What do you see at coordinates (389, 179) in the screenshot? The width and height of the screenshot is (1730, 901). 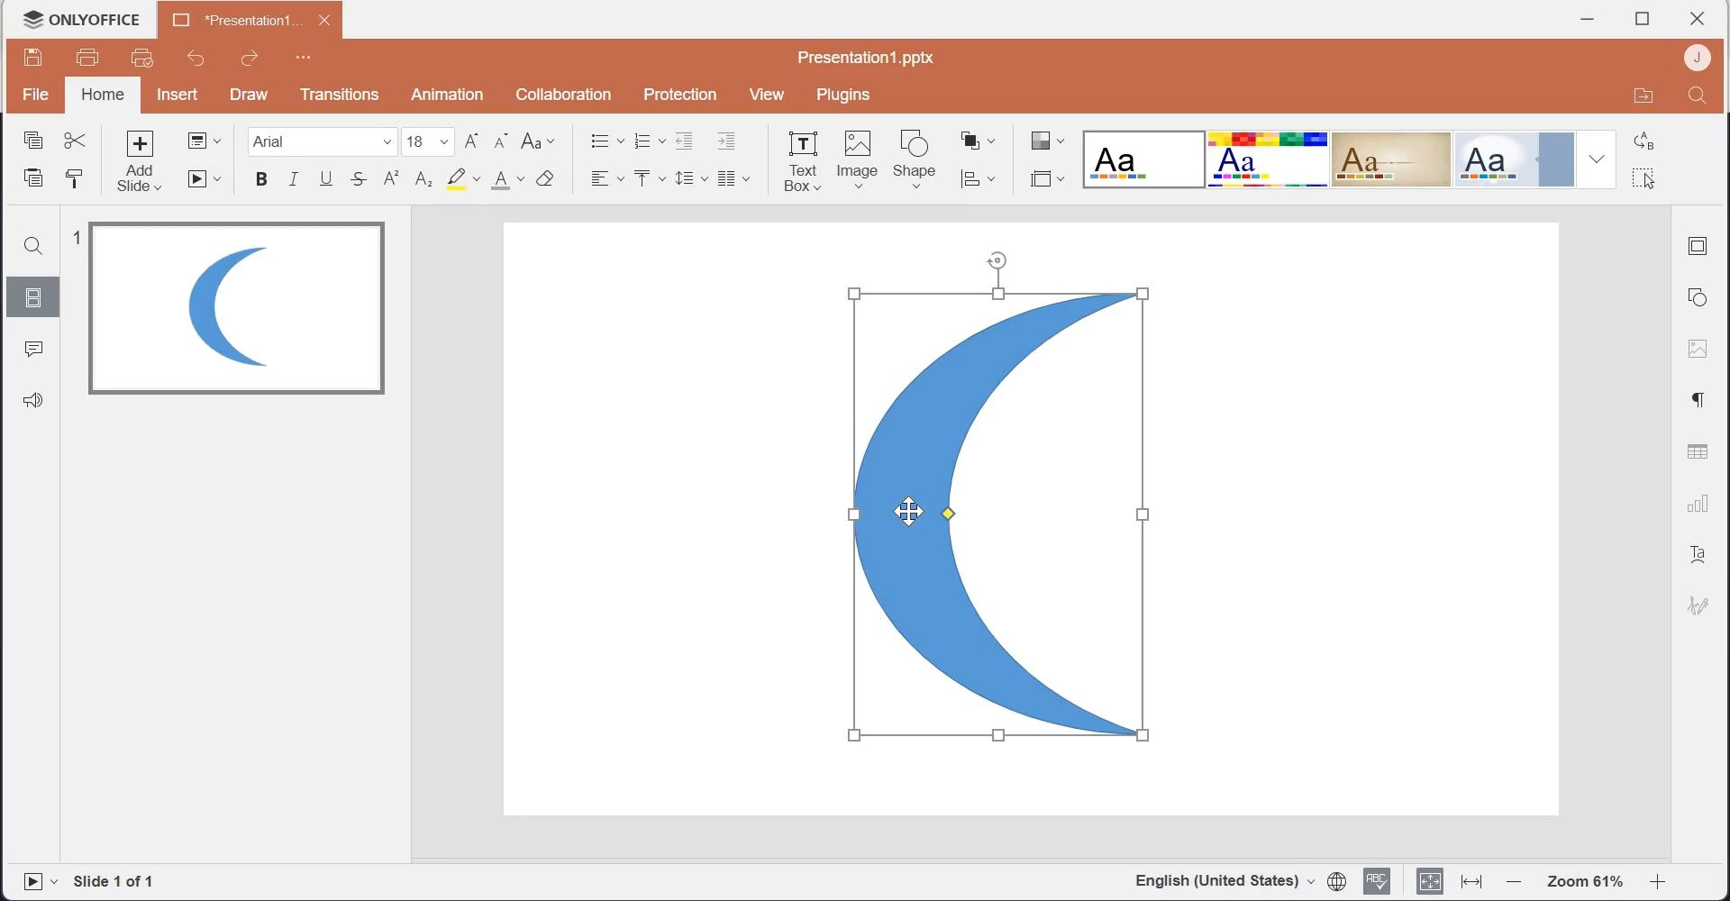 I see `Superscript` at bounding box center [389, 179].